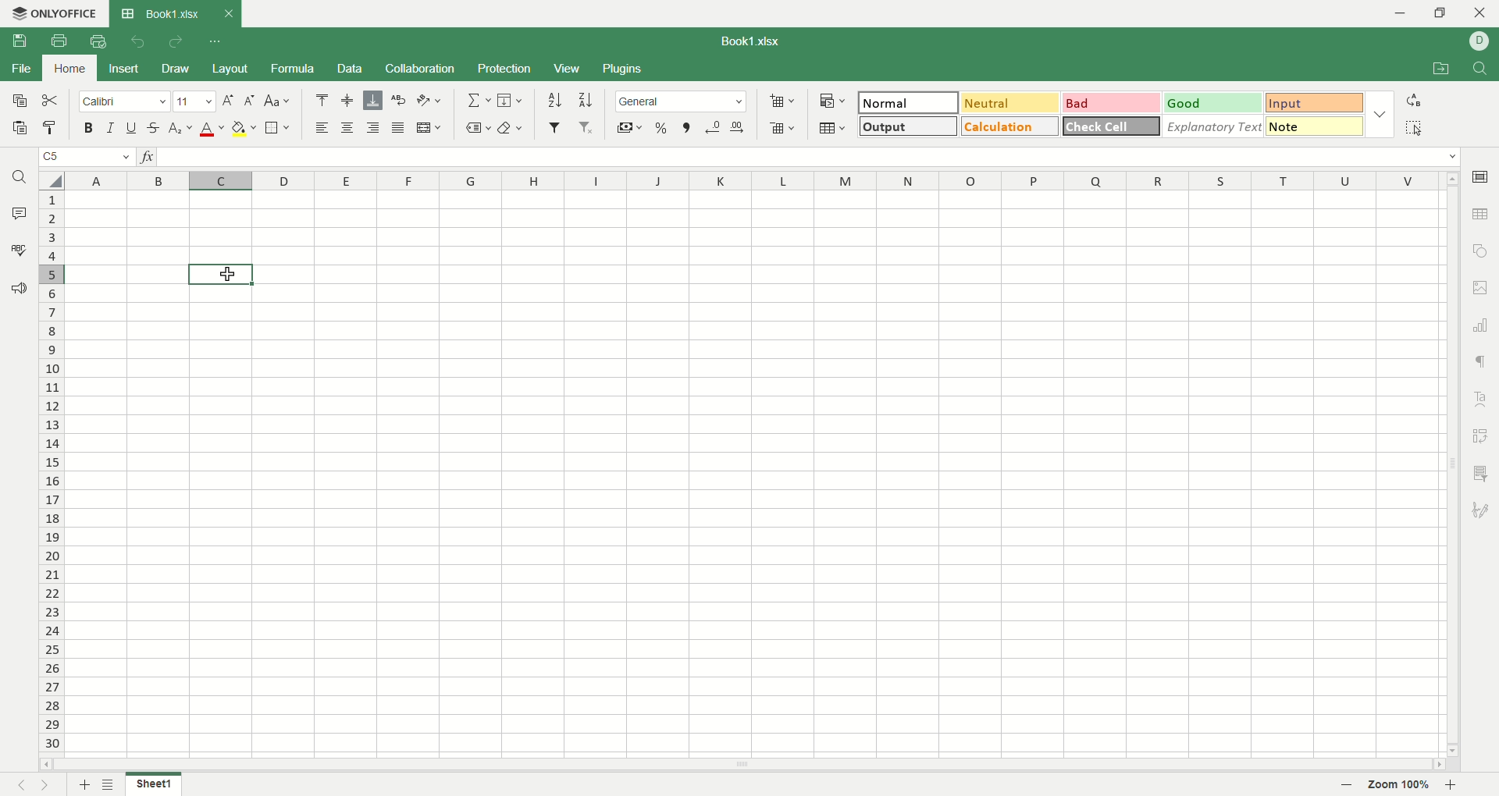 This screenshot has height=796, width=1499. I want to click on replace, so click(1414, 100).